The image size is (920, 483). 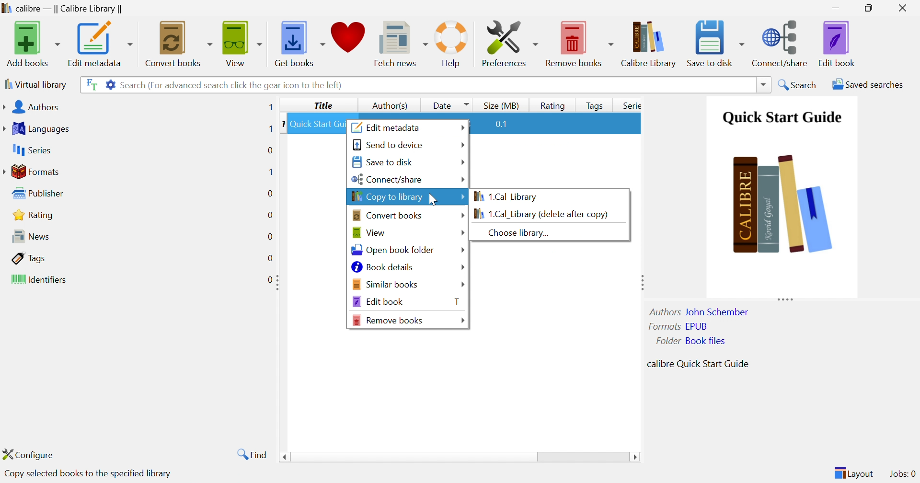 What do you see at coordinates (514, 233) in the screenshot?
I see `Choose library...` at bounding box center [514, 233].